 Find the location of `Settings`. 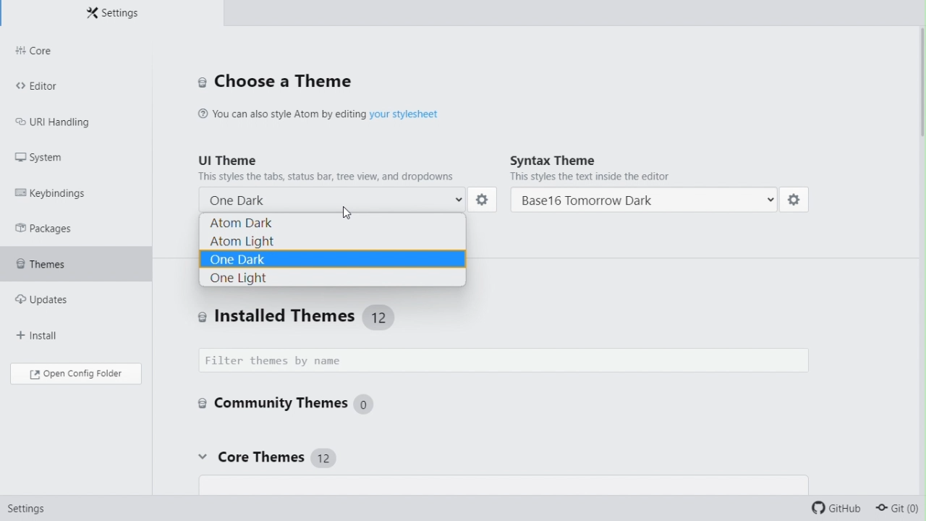

Settings is located at coordinates (22, 512).